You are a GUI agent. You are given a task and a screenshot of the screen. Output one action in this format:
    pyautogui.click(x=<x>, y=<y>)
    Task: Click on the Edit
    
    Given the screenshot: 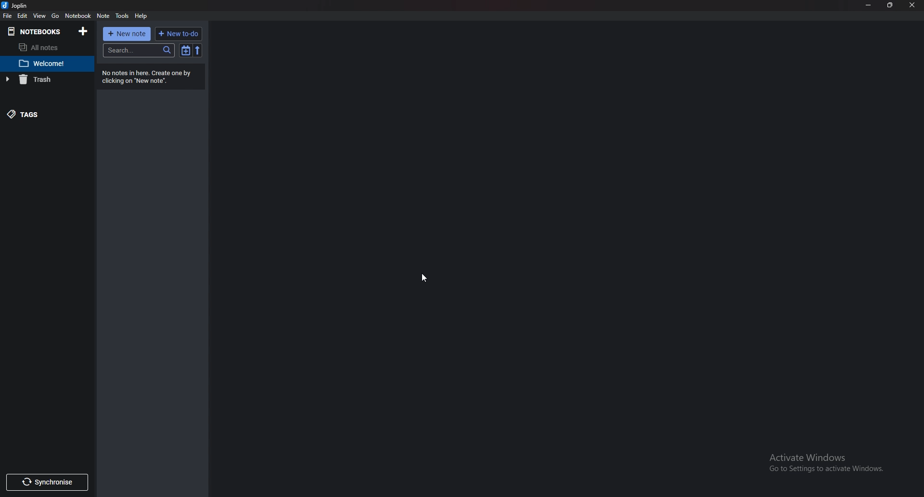 What is the action you would take?
    pyautogui.click(x=23, y=16)
    